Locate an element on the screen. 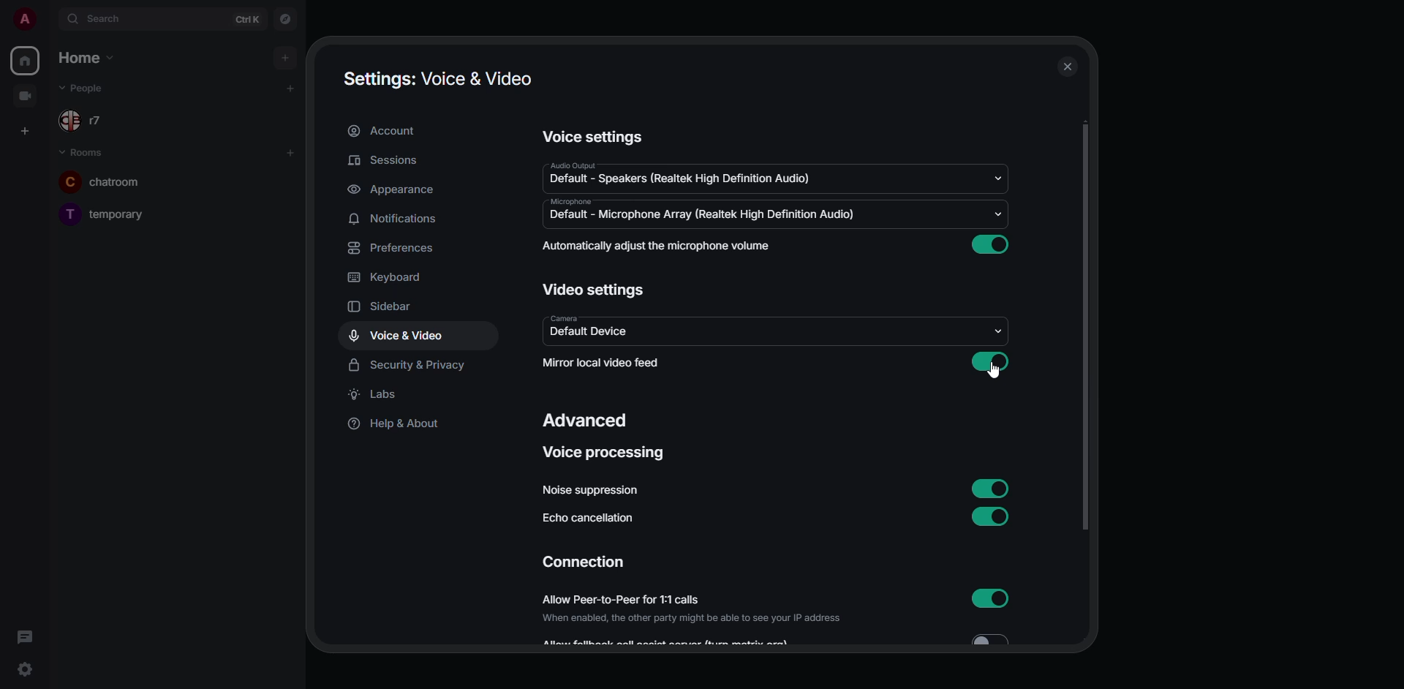 The height and width of the screenshot is (689, 1404). add is located at coordinates (292, 88).